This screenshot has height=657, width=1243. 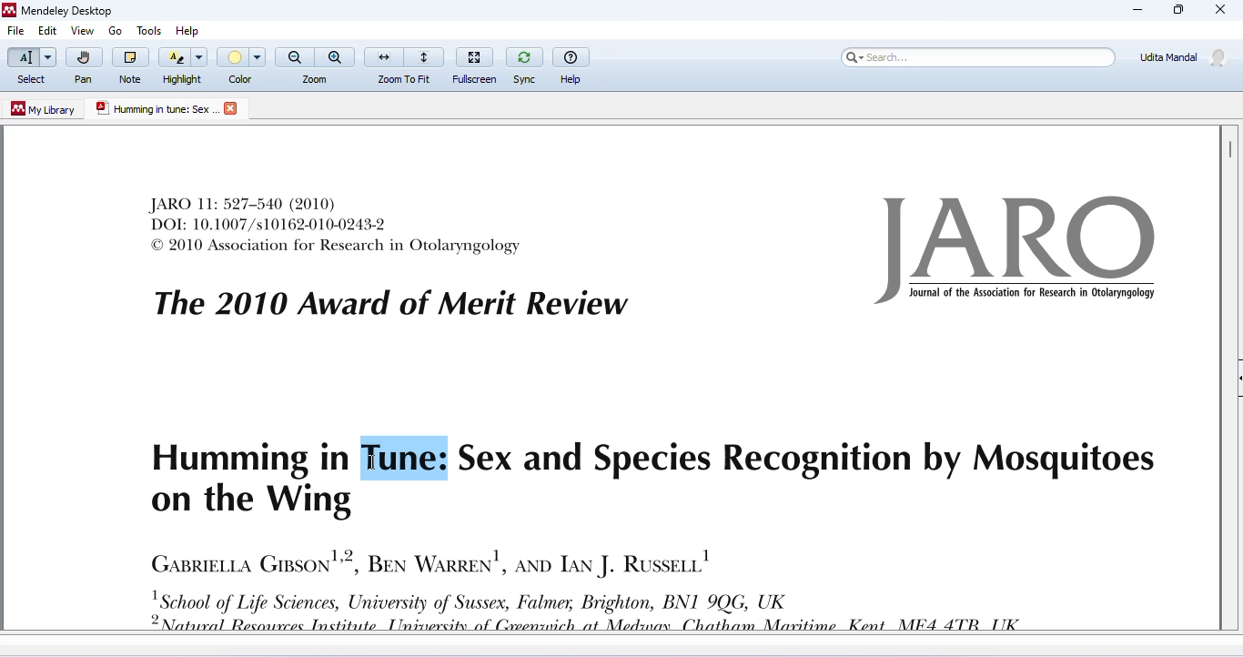 I want to click on my library, so click(x=45, y=109).